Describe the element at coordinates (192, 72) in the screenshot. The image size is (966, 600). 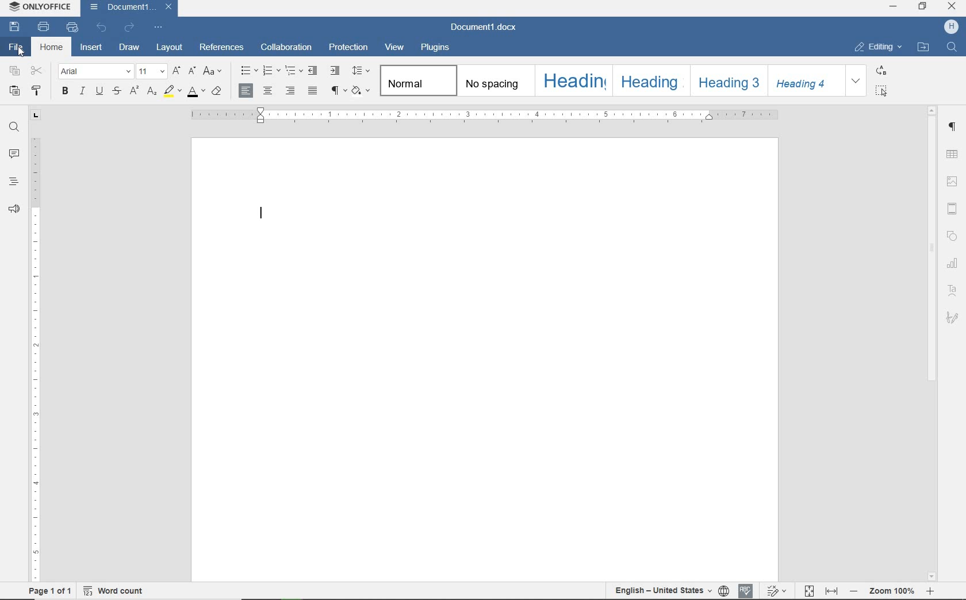
I see `decrement font size` at that location.